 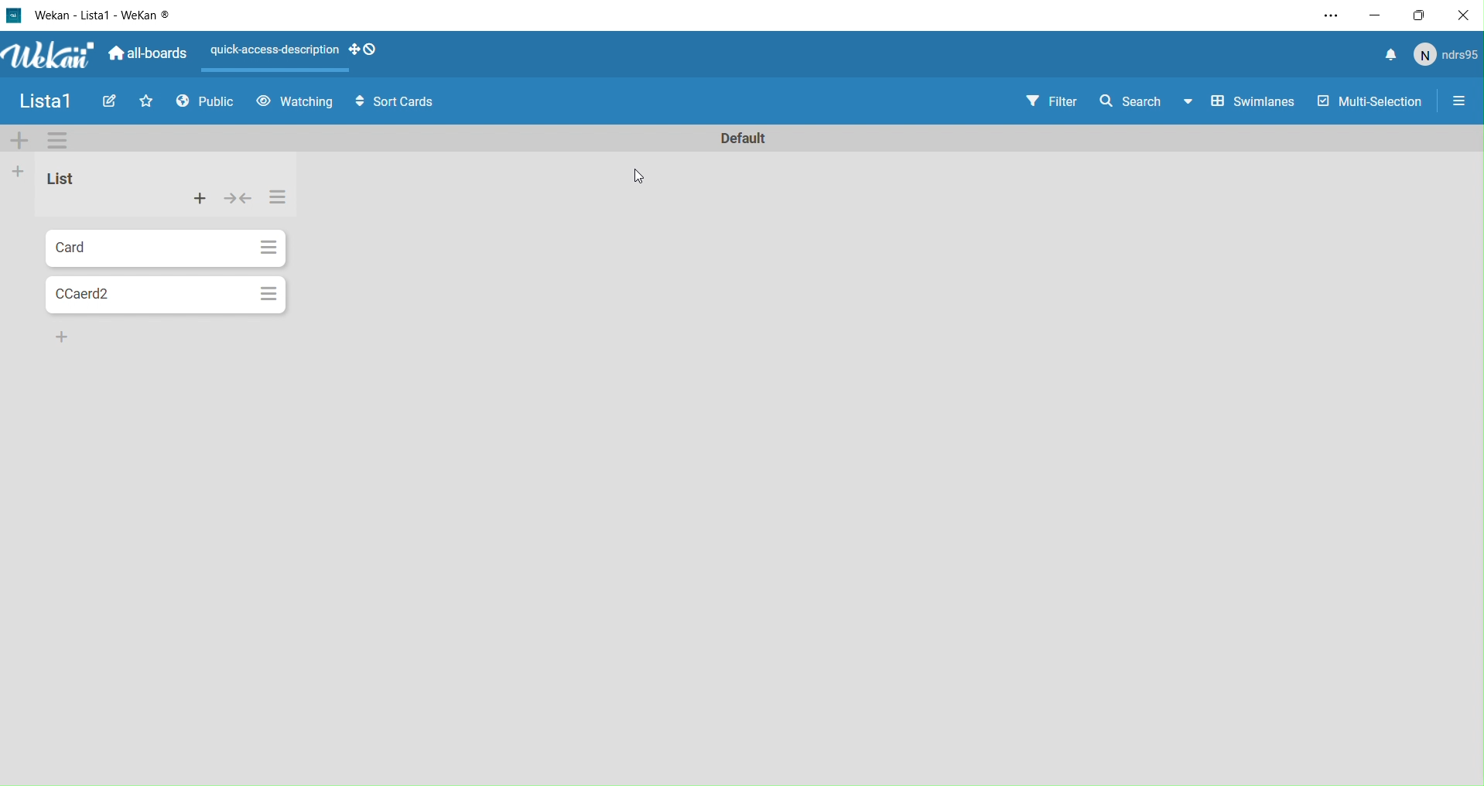 I want to click on Options, so click(x=59, y=140).